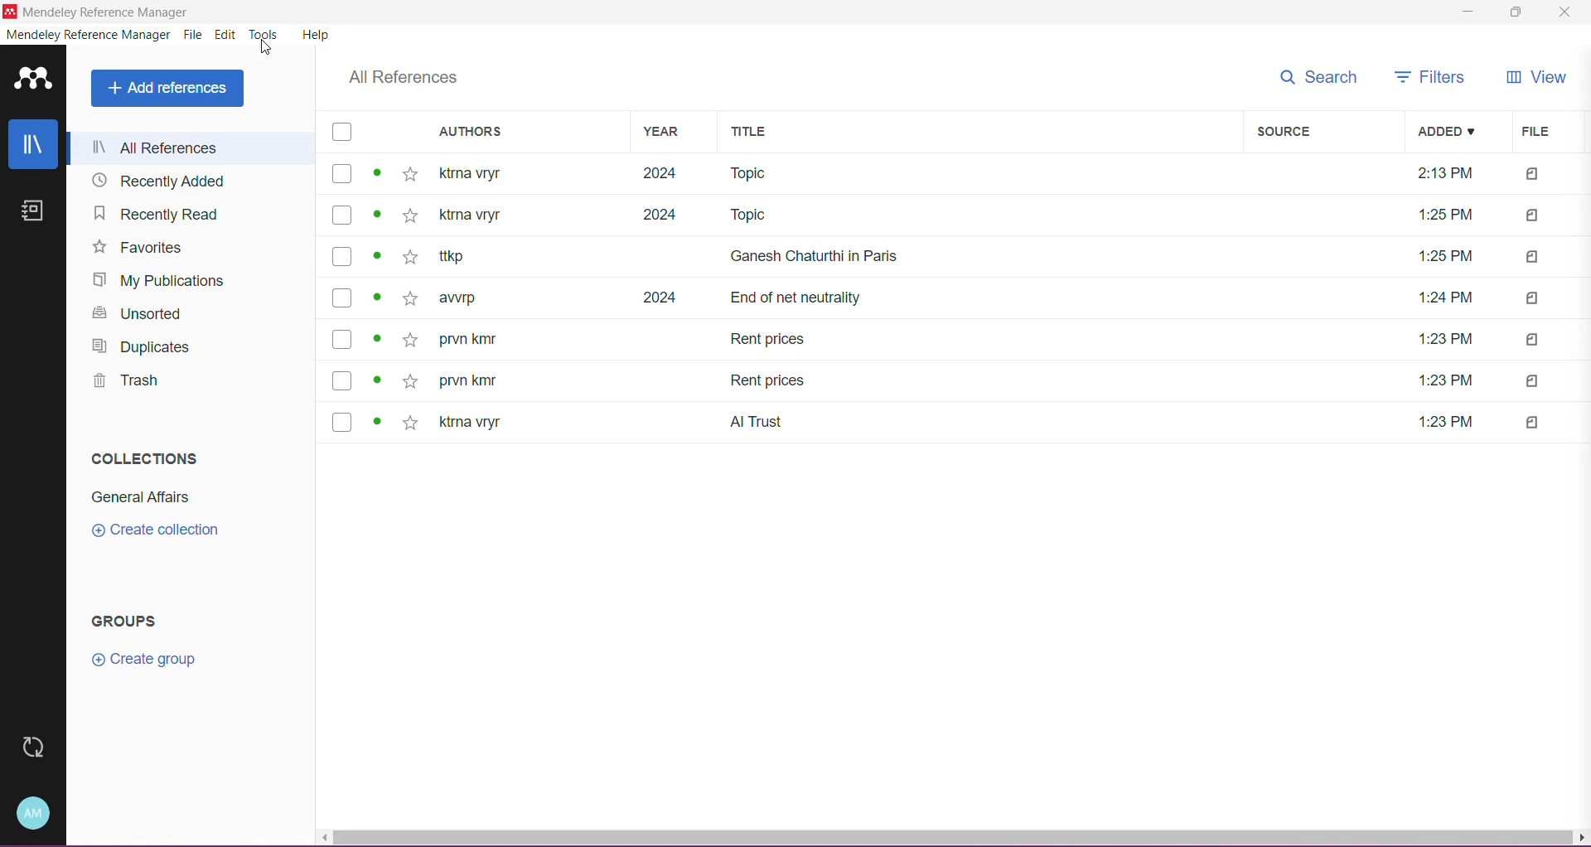 The image size is (1591, 847). I want to click on Title, so click(772, 338).